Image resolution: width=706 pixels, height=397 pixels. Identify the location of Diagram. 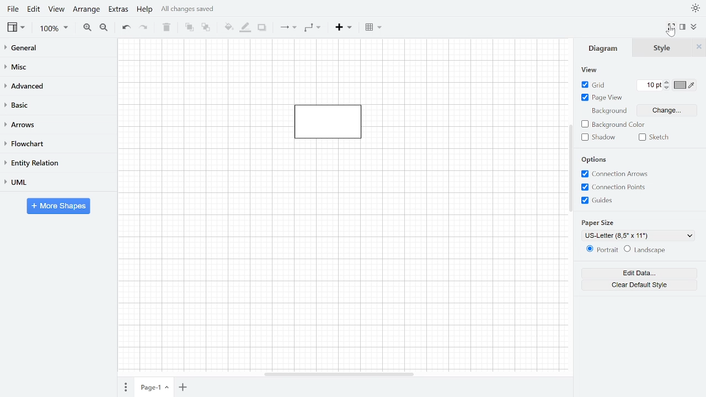
(605, 47).